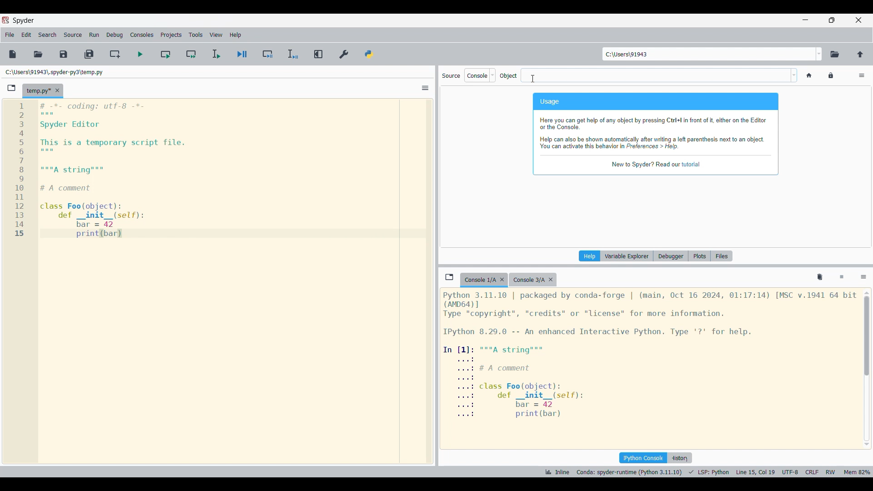 The height and width of the screenshot is (491, 873). Describe the element at coordinates (73, 34) in the screenshot. I see `Source menu` at that location.